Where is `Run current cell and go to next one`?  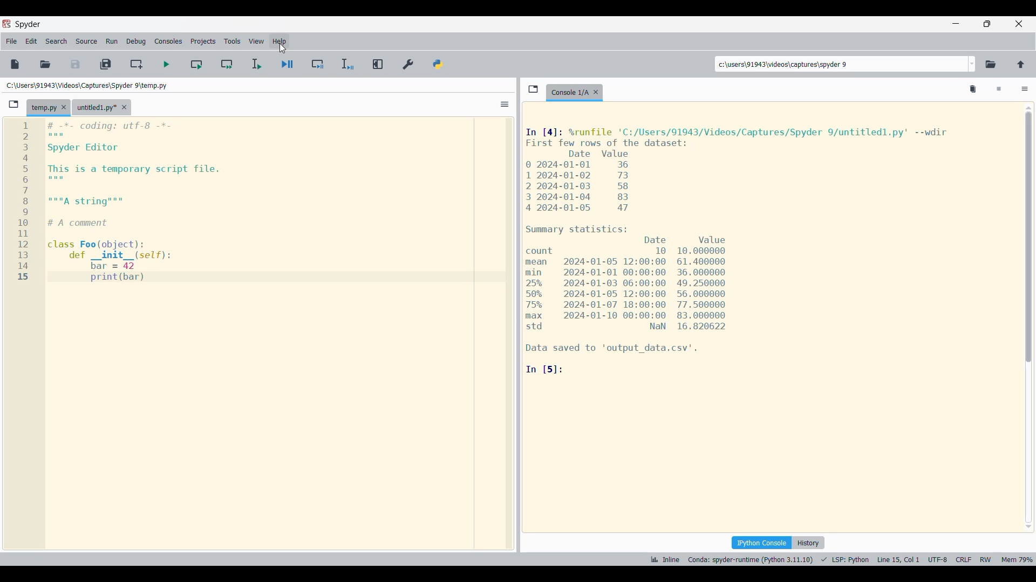 Run current cell and go to next one is located at coordinates (227, 65).